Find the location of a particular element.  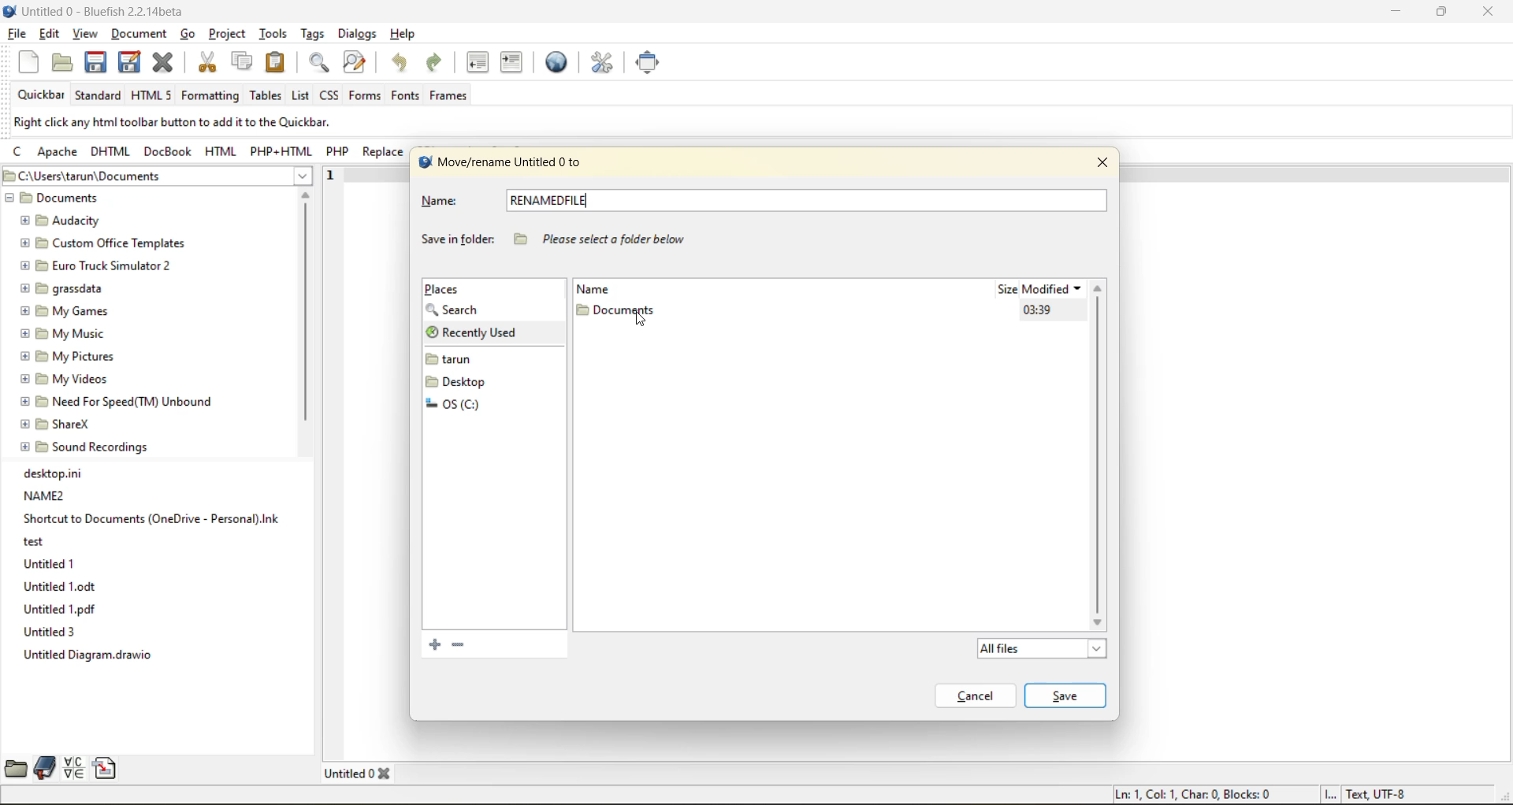

file name and app name is located at coordinates (121, 14).